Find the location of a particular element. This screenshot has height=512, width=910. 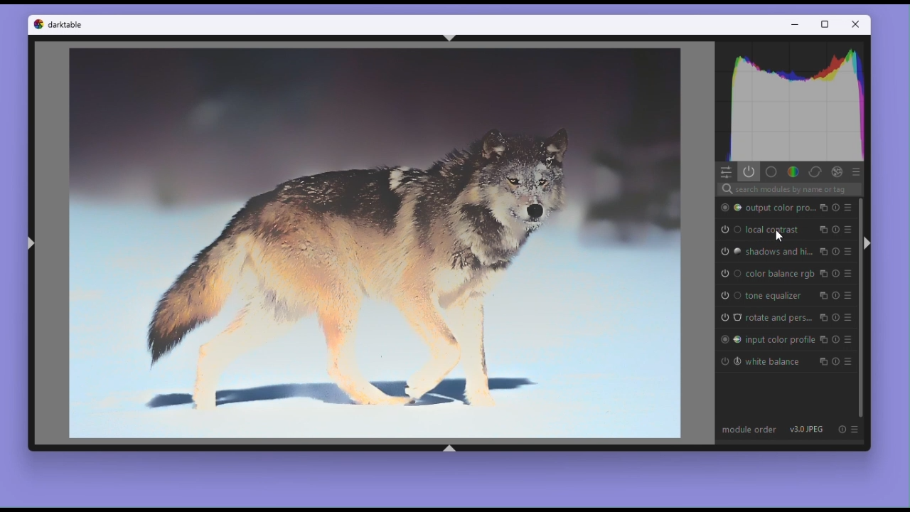

'white balance' is switched on is located at coordinates (730, 362).